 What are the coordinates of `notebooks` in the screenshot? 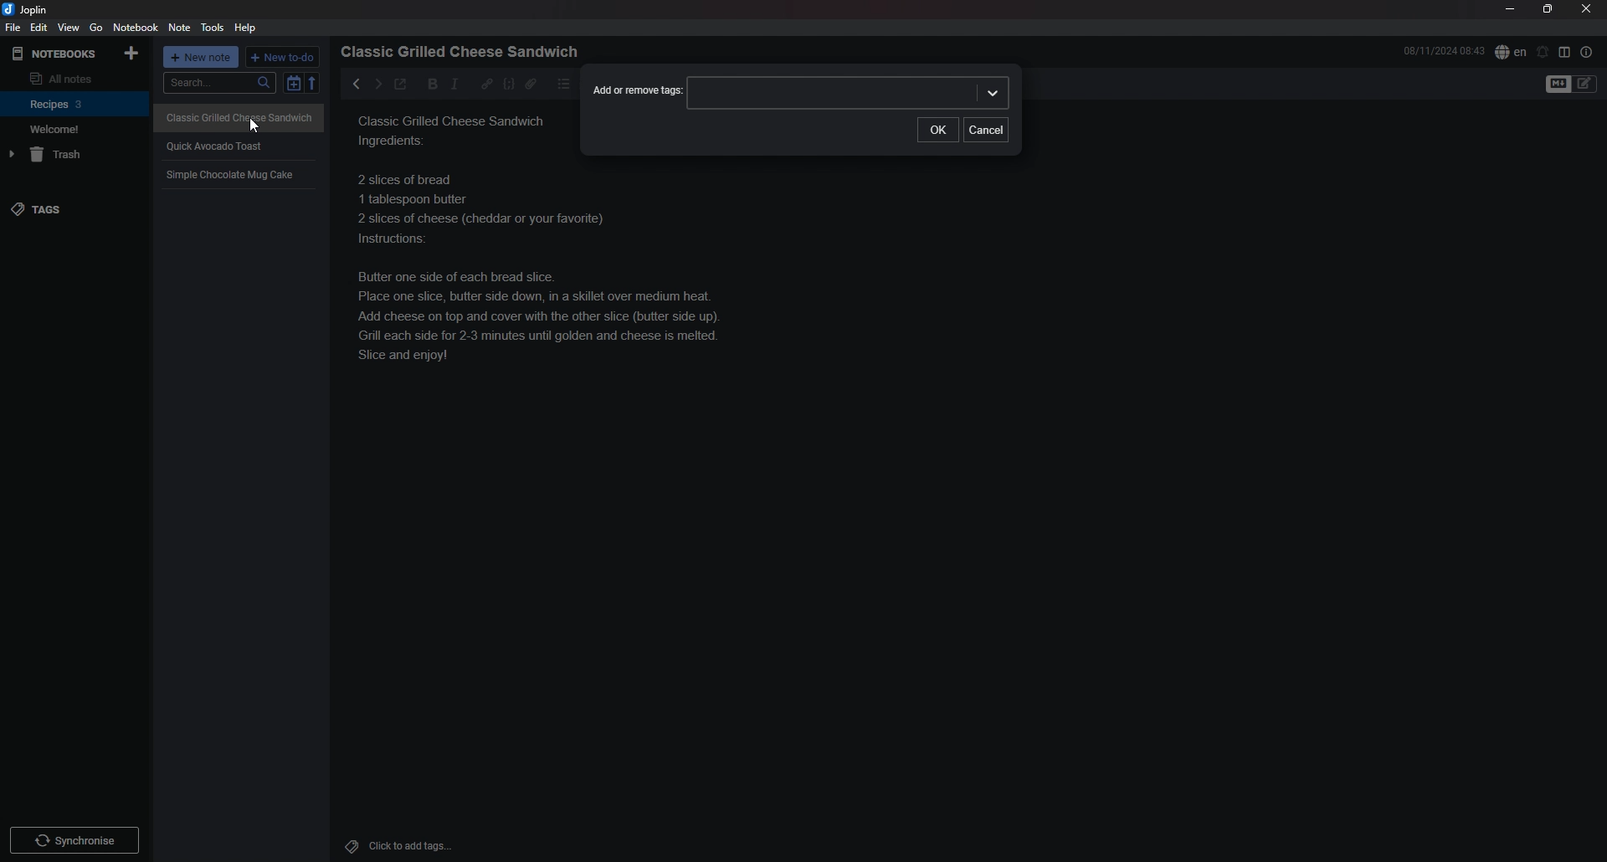 It's located at (56, 54).